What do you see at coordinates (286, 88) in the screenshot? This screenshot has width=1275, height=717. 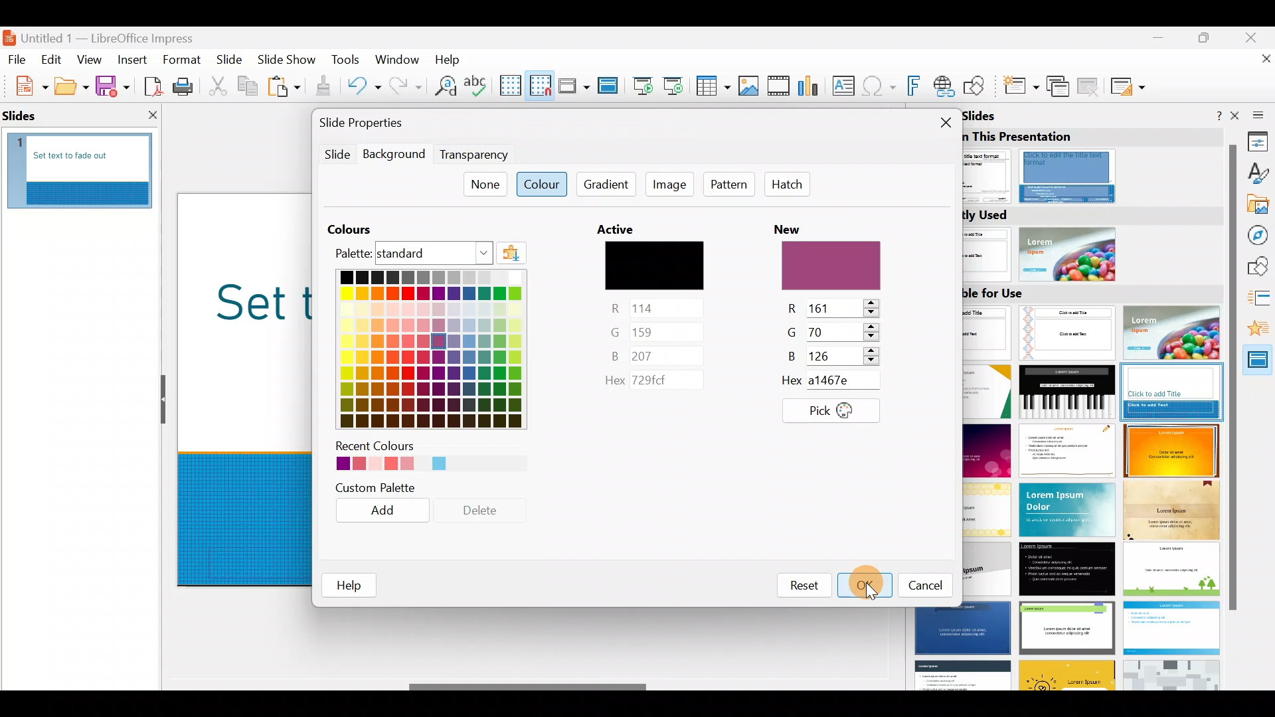 I see `Paste` at bounding box center [286, 88].